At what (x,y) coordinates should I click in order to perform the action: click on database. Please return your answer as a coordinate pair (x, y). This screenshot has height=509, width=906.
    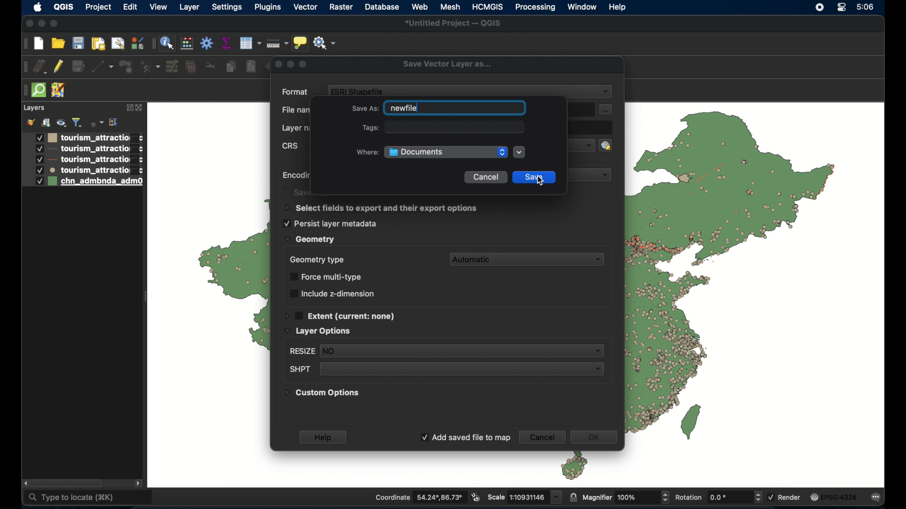
    Looking at the image, I should click on (382, 7).